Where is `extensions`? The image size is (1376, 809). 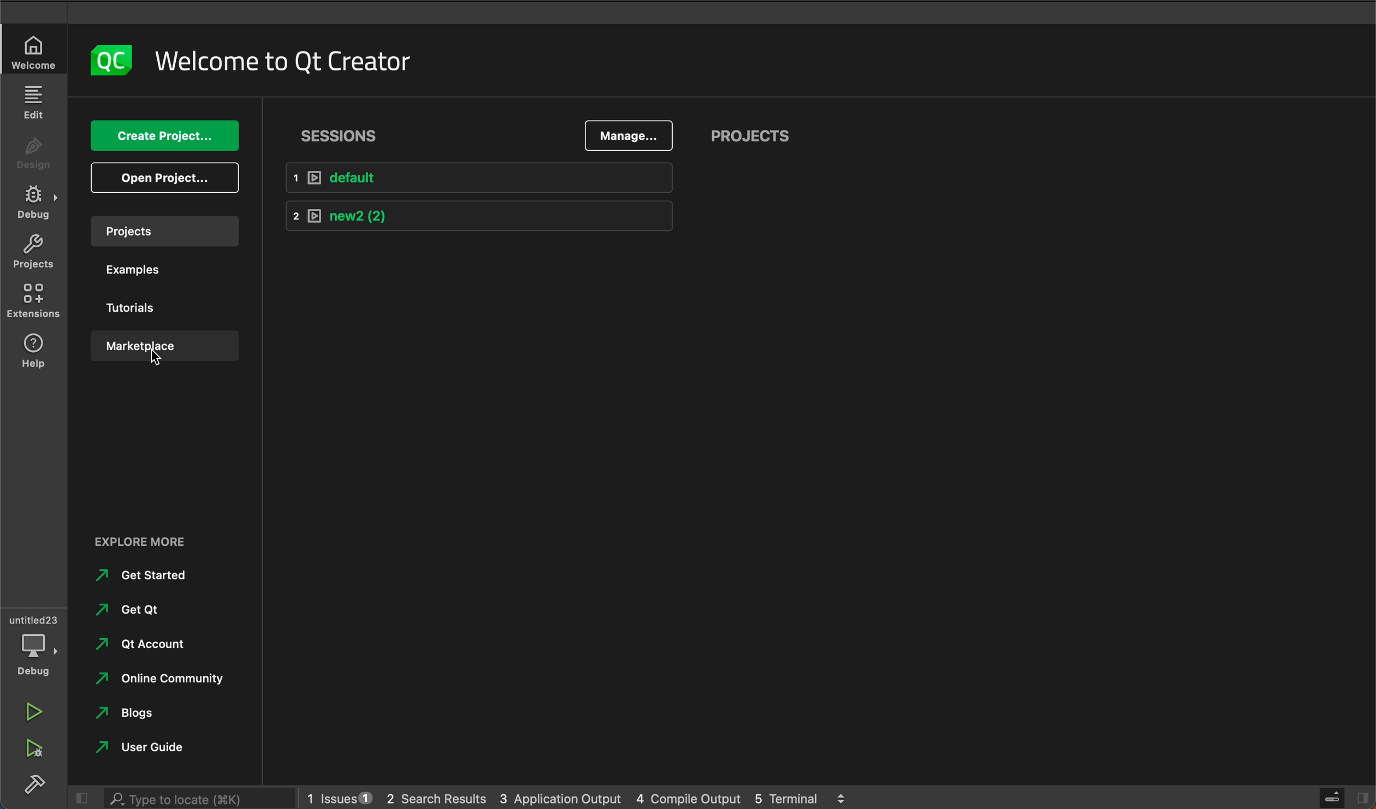
extensions is located at coordinates (34, 305).